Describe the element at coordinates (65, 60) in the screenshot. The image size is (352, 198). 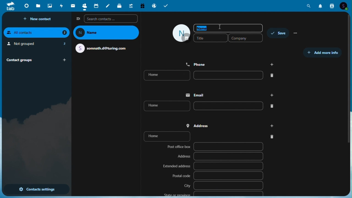
I see `add group` at that location.